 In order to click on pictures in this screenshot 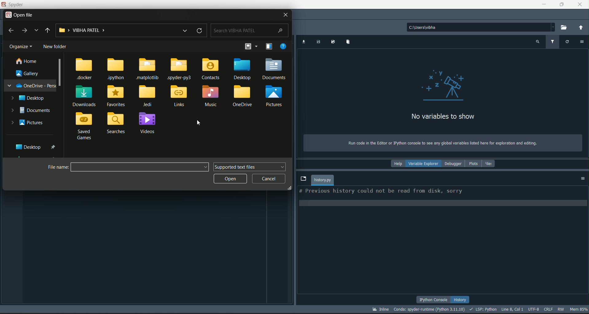, I will do `click(276, 96)`.